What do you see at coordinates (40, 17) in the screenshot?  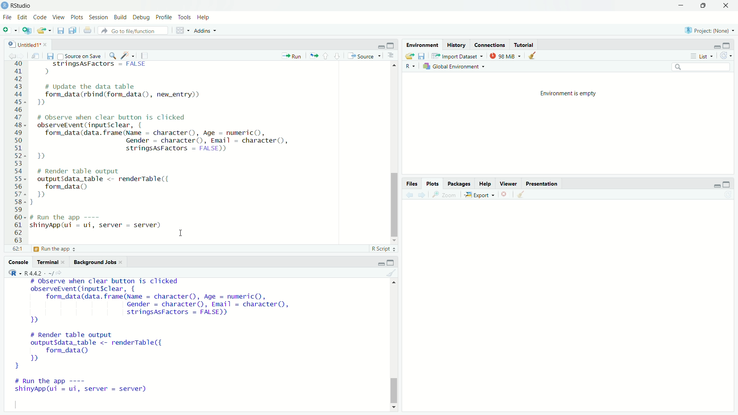 I see `Code` at bounding box center [40, 17].